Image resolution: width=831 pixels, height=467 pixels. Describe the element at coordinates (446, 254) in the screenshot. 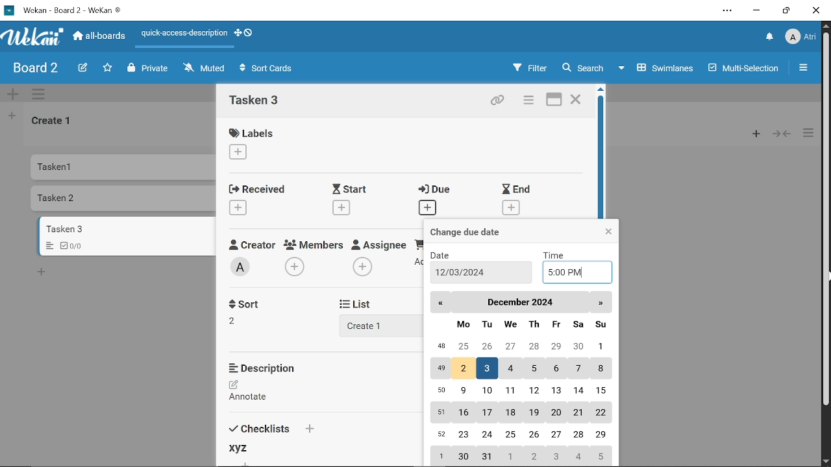

I see `Date` at that location.